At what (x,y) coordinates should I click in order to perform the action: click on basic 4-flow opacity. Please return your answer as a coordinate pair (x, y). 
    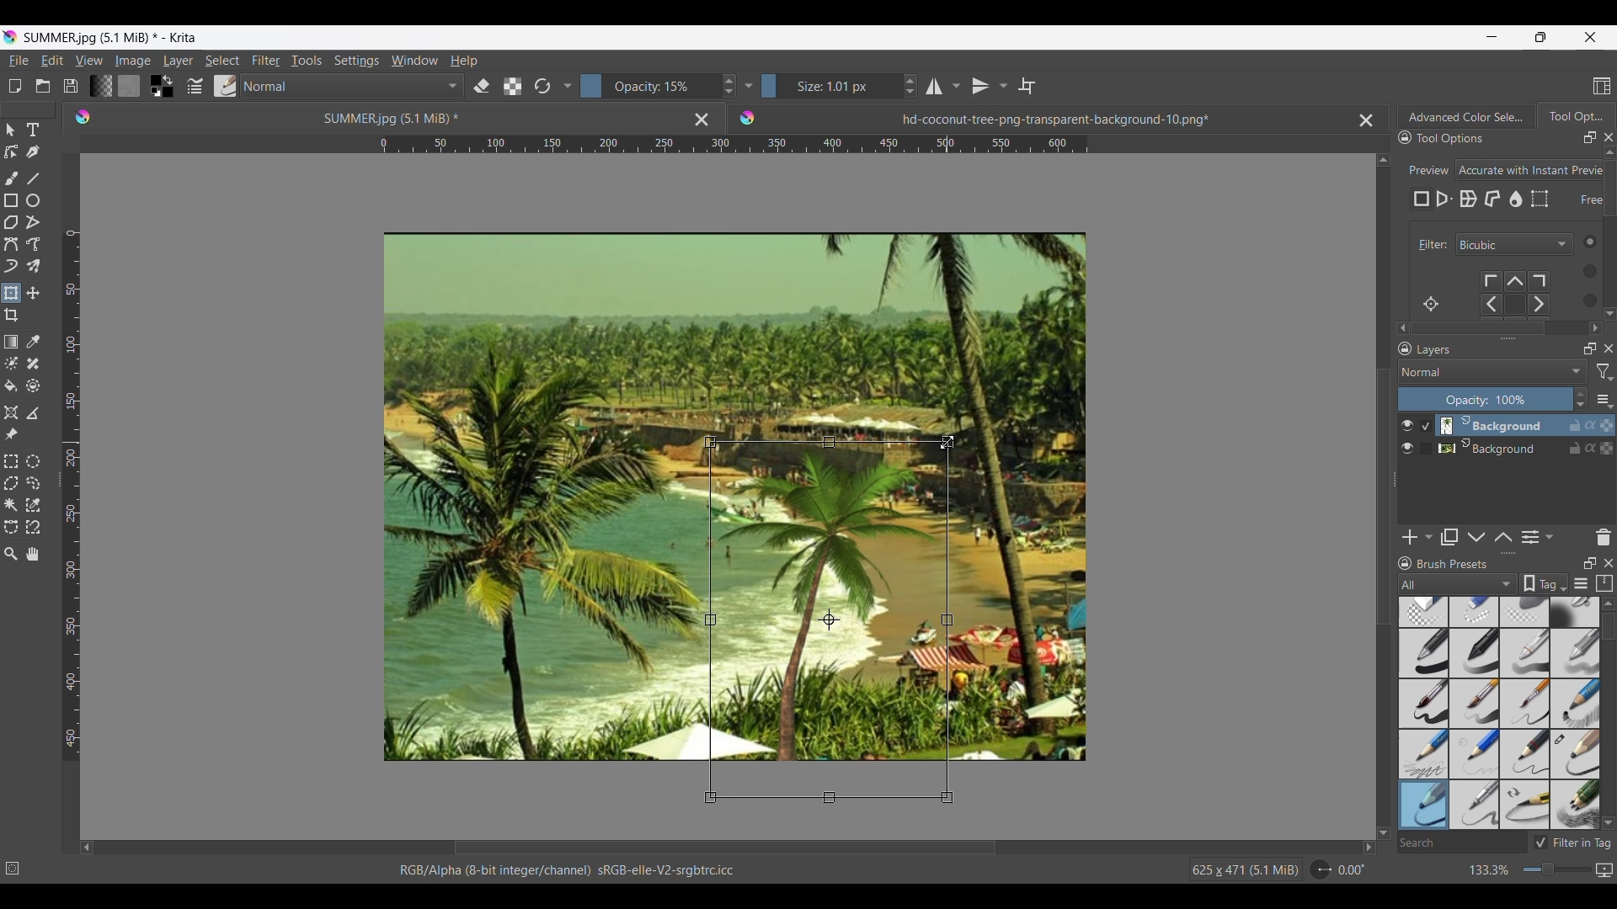
    Looking at the image, I should click on (1574, 653).